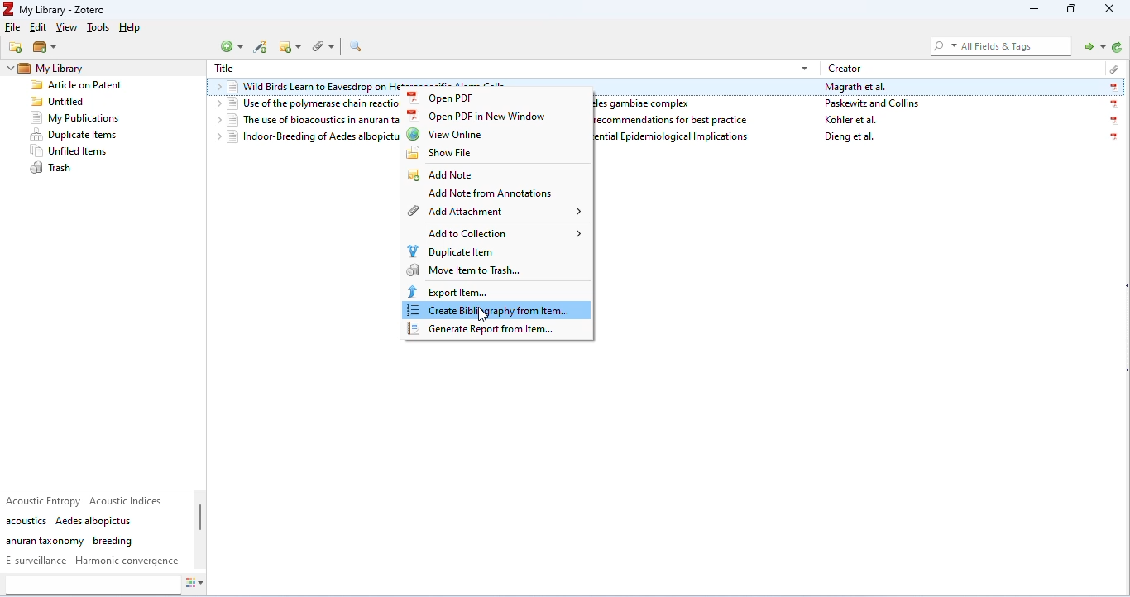 This screenshot has width=1130, height=597. What do you see at coordinates (498, 312) in the screenshot?
I see `create bibliography fromitem` at bounding box center [498, 312].